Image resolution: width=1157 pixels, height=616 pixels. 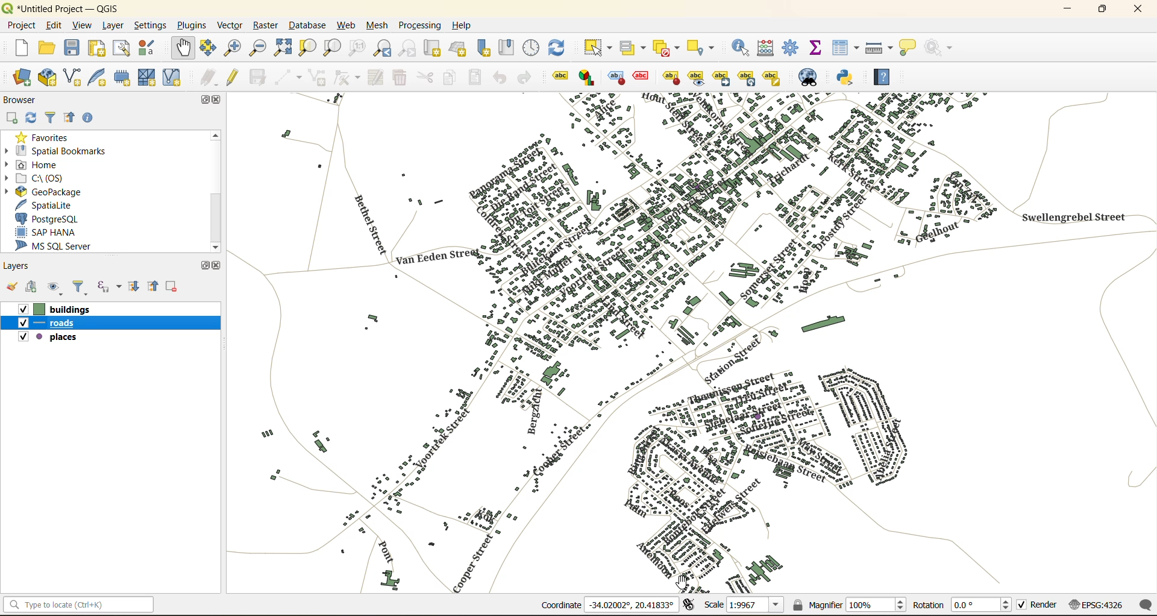 What do you see at coordinates (671, 78) in the screenshot?
I see `pin\unpin labels and diagrams` at bounding box center [671, 78].